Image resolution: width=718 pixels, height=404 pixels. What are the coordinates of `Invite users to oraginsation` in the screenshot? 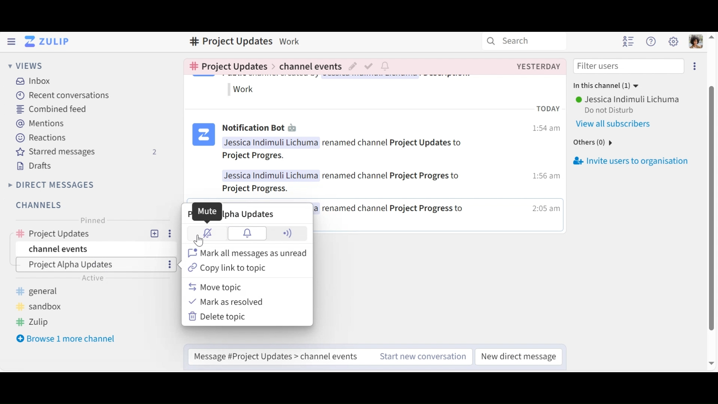 It's located at (639, 160).